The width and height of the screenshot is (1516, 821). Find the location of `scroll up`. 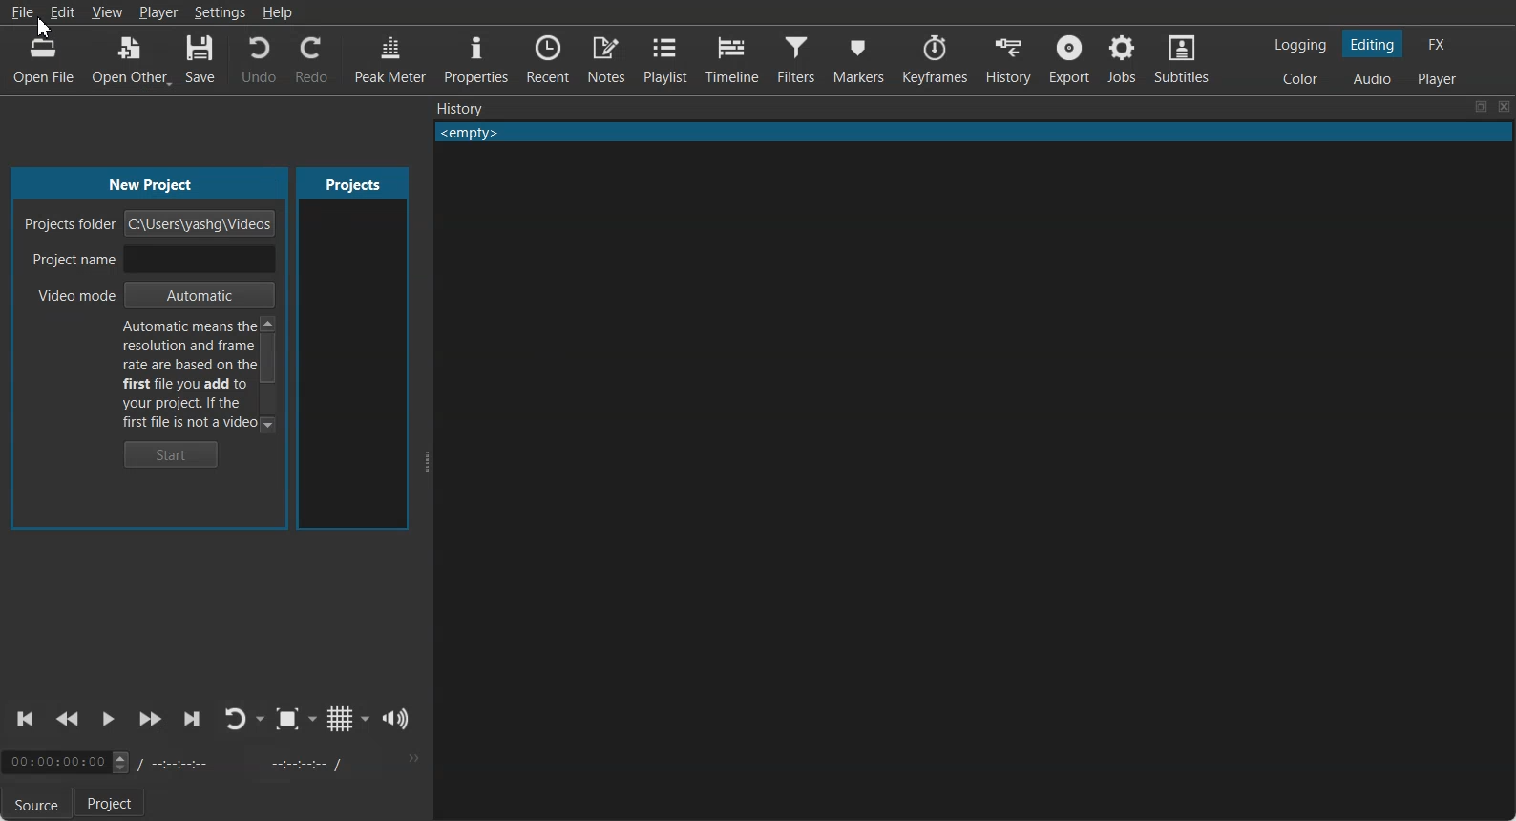

scroll up is located at coordinates (268, 323).